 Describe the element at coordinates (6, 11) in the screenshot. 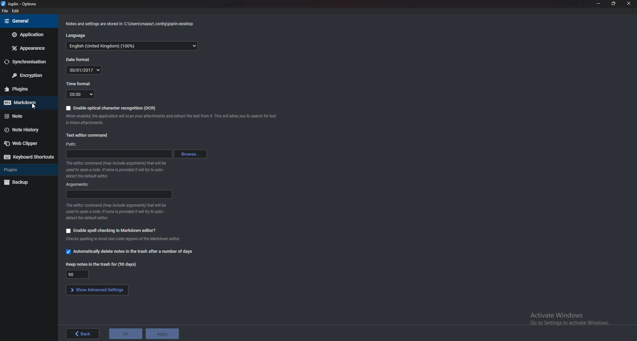

I see `file` at that location.